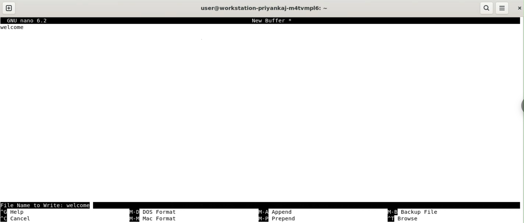 The image size is (524, 223). What do you see at coordinates (9, 8) in the screenshot?
I see `new tab` at bounding box center [9, 8].